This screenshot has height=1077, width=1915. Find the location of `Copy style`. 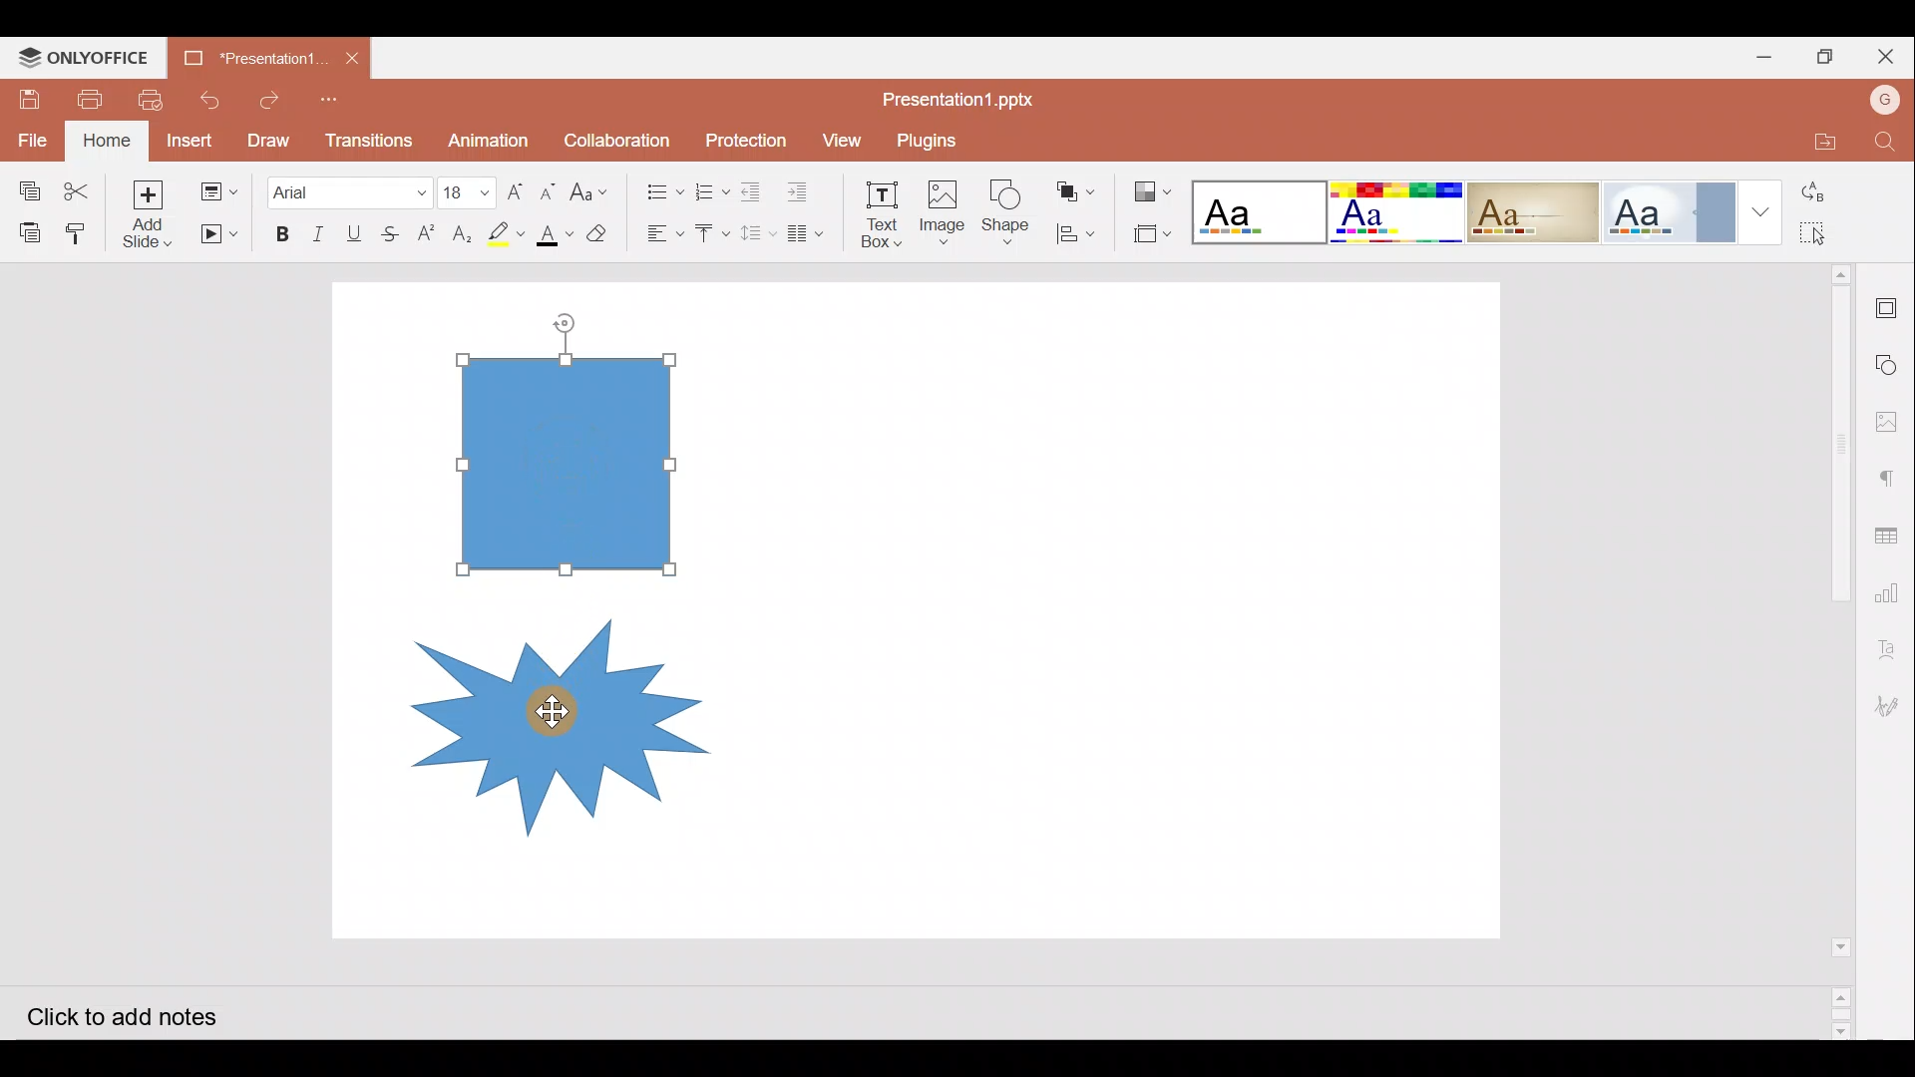

Copy style is located at coordinates (80, 230).